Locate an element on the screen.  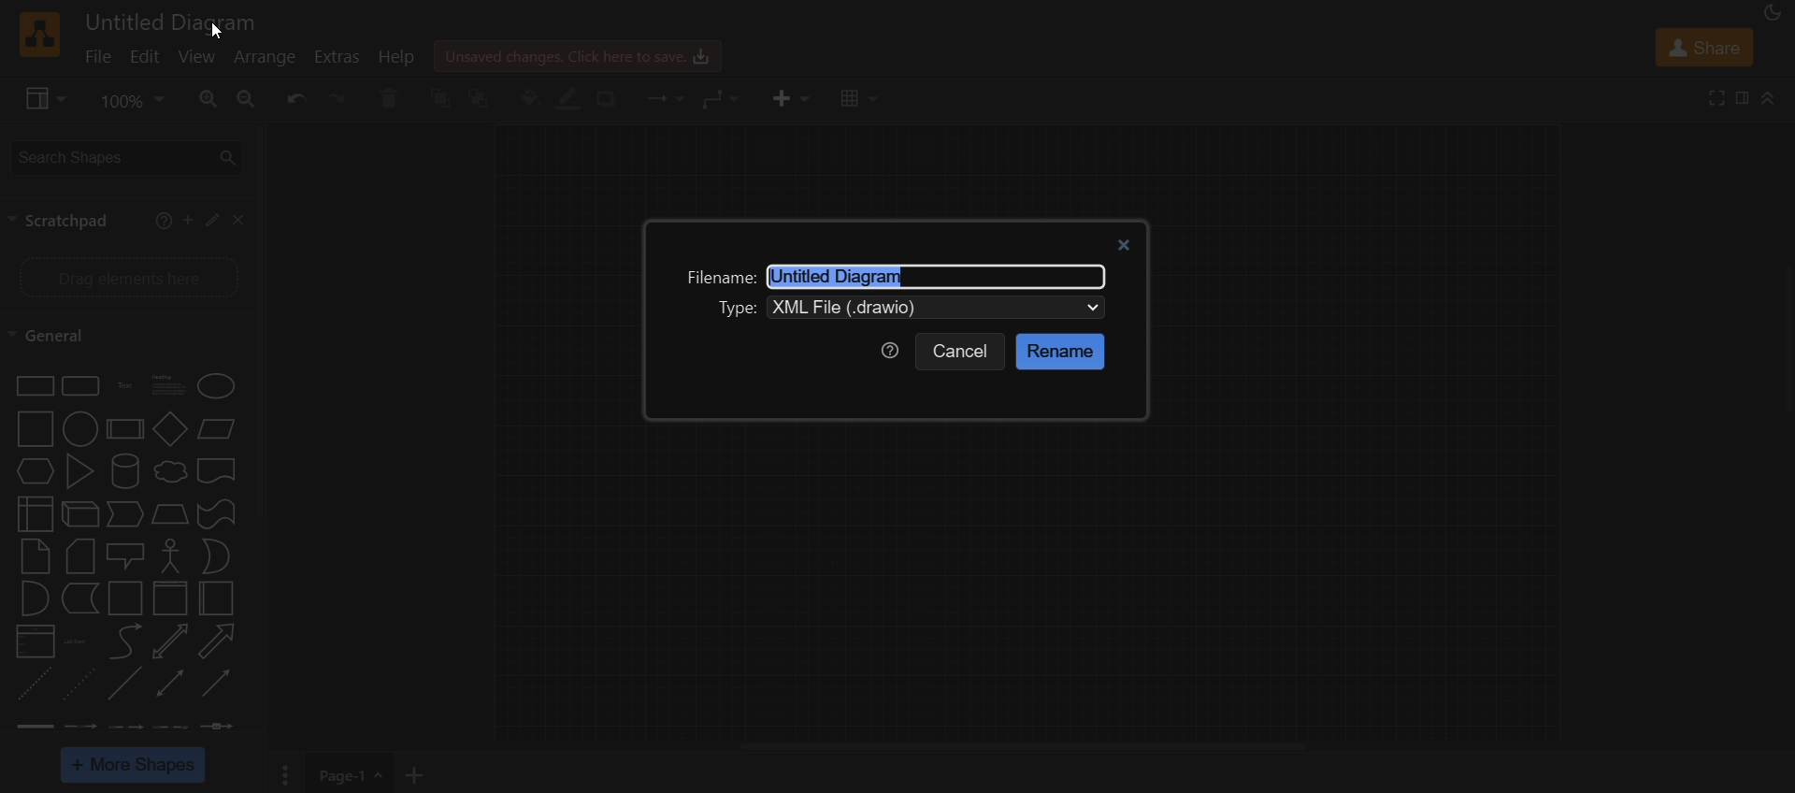
xml file is located at coordinates (941, 309).